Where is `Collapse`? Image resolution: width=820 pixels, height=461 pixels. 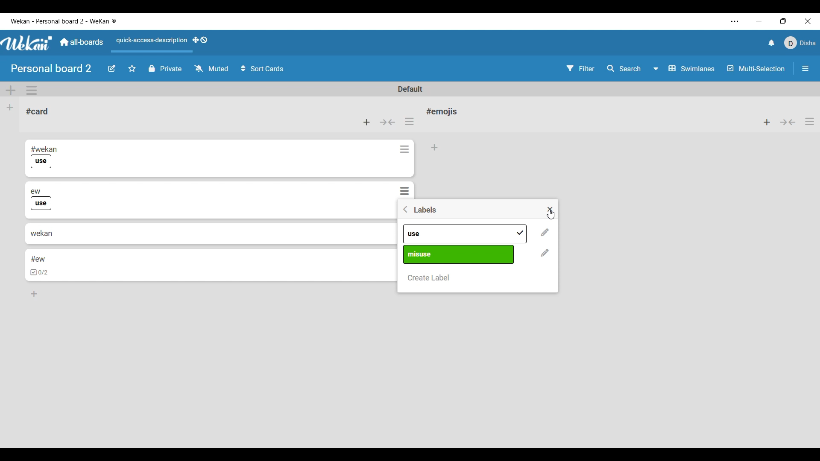
Collapse is located at coordinates (388, 122).